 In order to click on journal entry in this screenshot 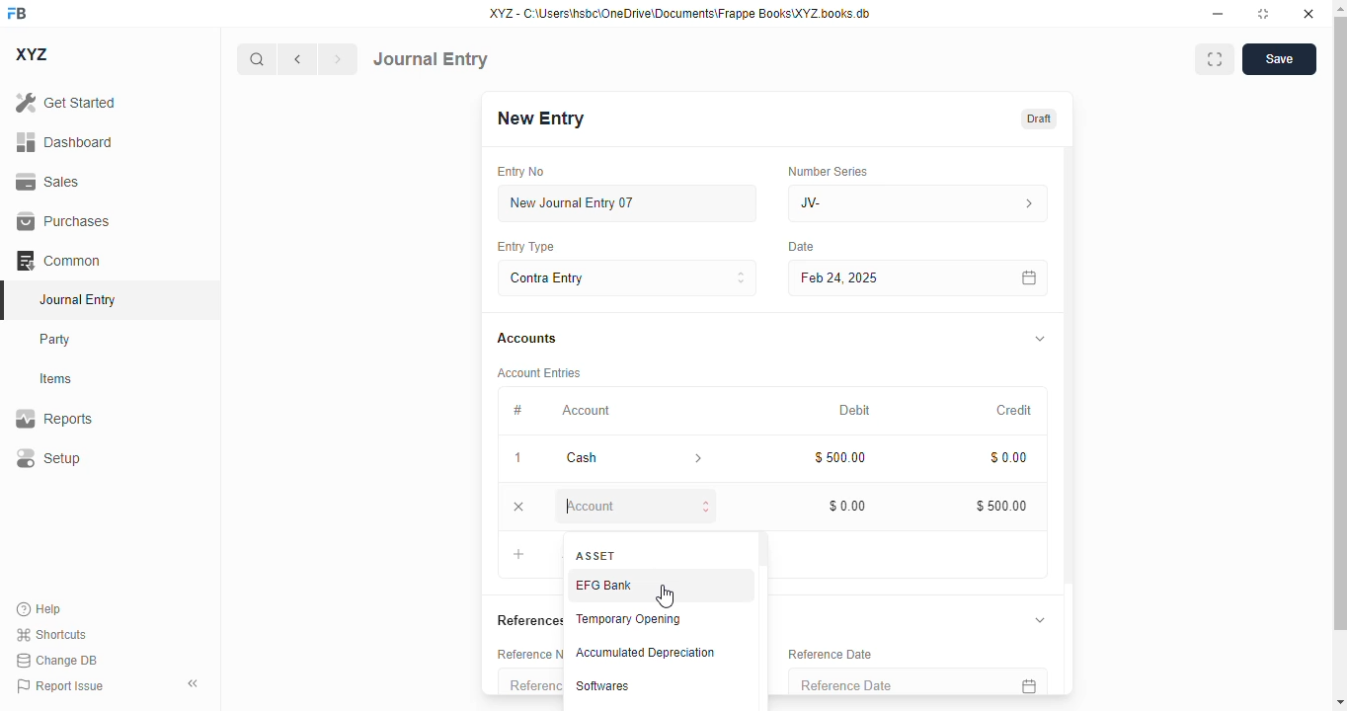, I will do `click(431, 59)`.